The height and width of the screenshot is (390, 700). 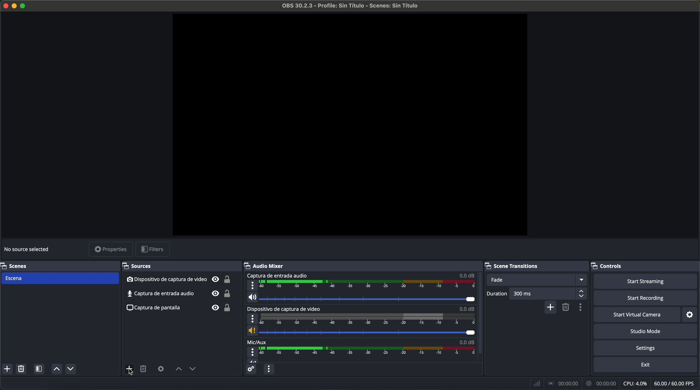 I want to click on 0.0 dB, so click(x=467, y=309).